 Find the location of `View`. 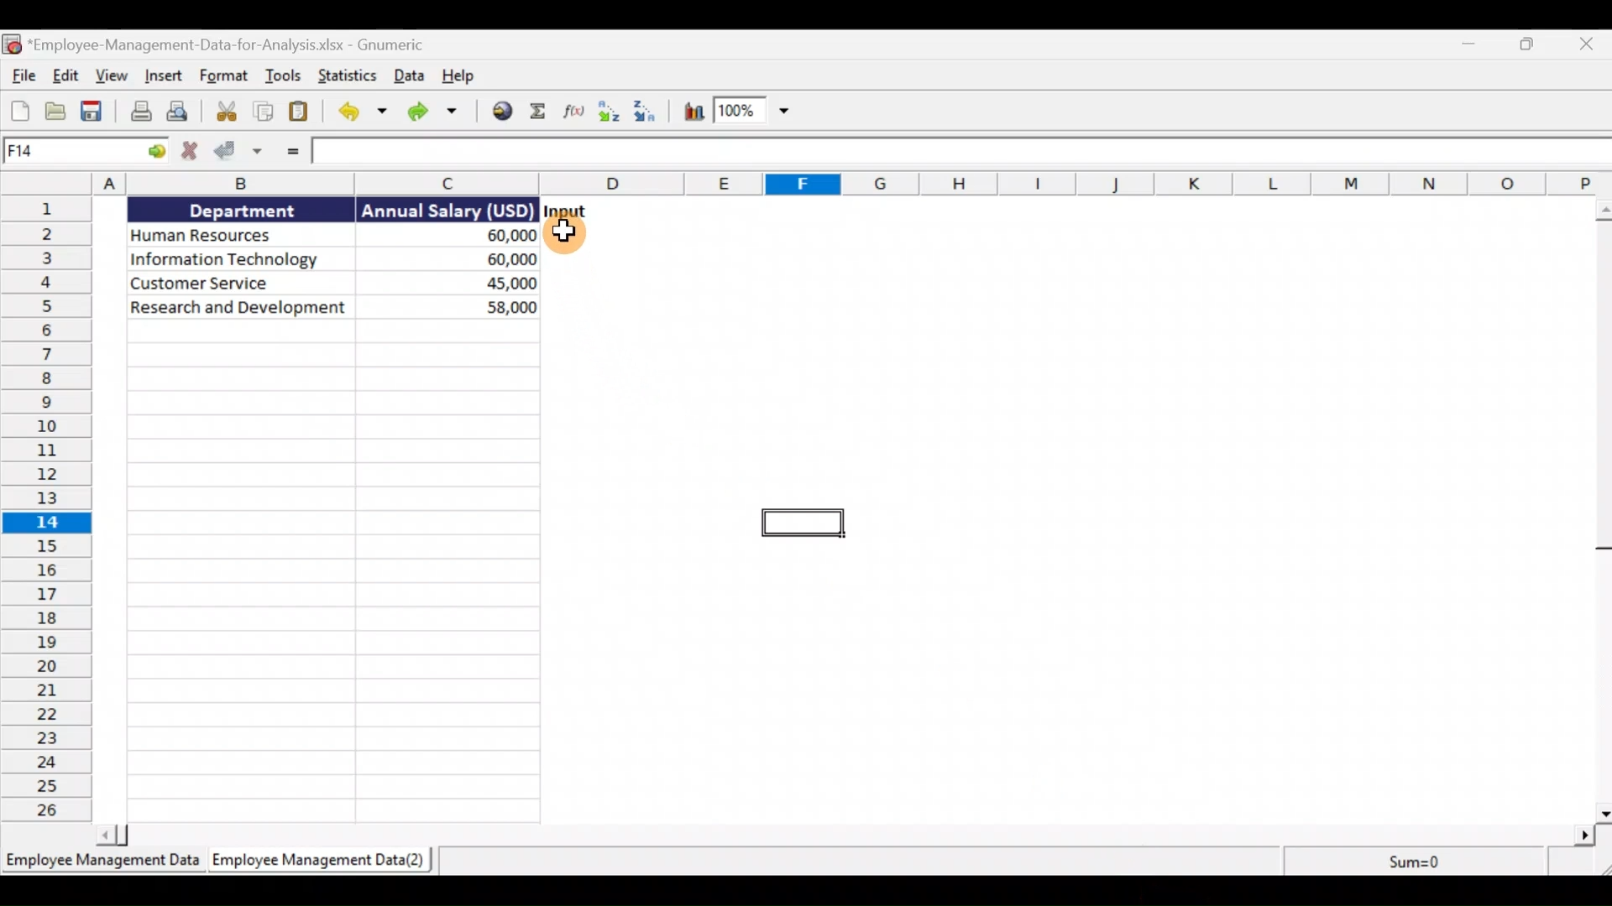

View is located at coordinates (114, 75).